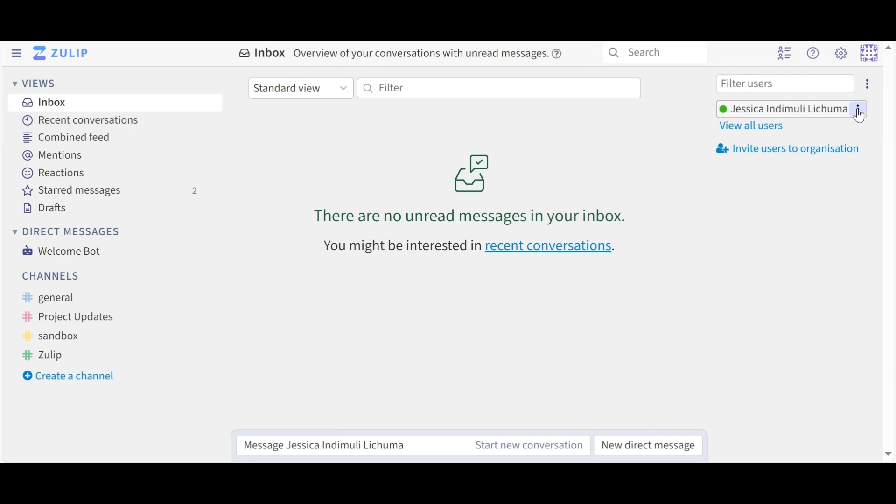 The image size is (896, 504). What do you see at coordinates (860, 110) in the screenshot?
I see `more options` at bounding box center [860, 110].